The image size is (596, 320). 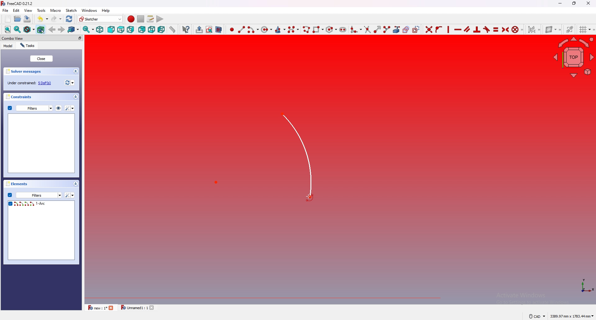 I want to click on constraint horizontally, so click(x=458, y=29).